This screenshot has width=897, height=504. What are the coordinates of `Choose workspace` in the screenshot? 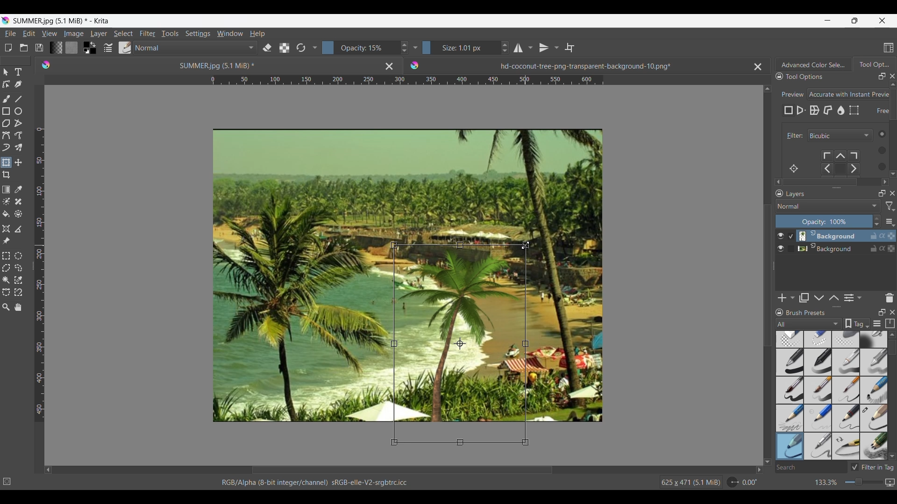 It's located at (889, 48).